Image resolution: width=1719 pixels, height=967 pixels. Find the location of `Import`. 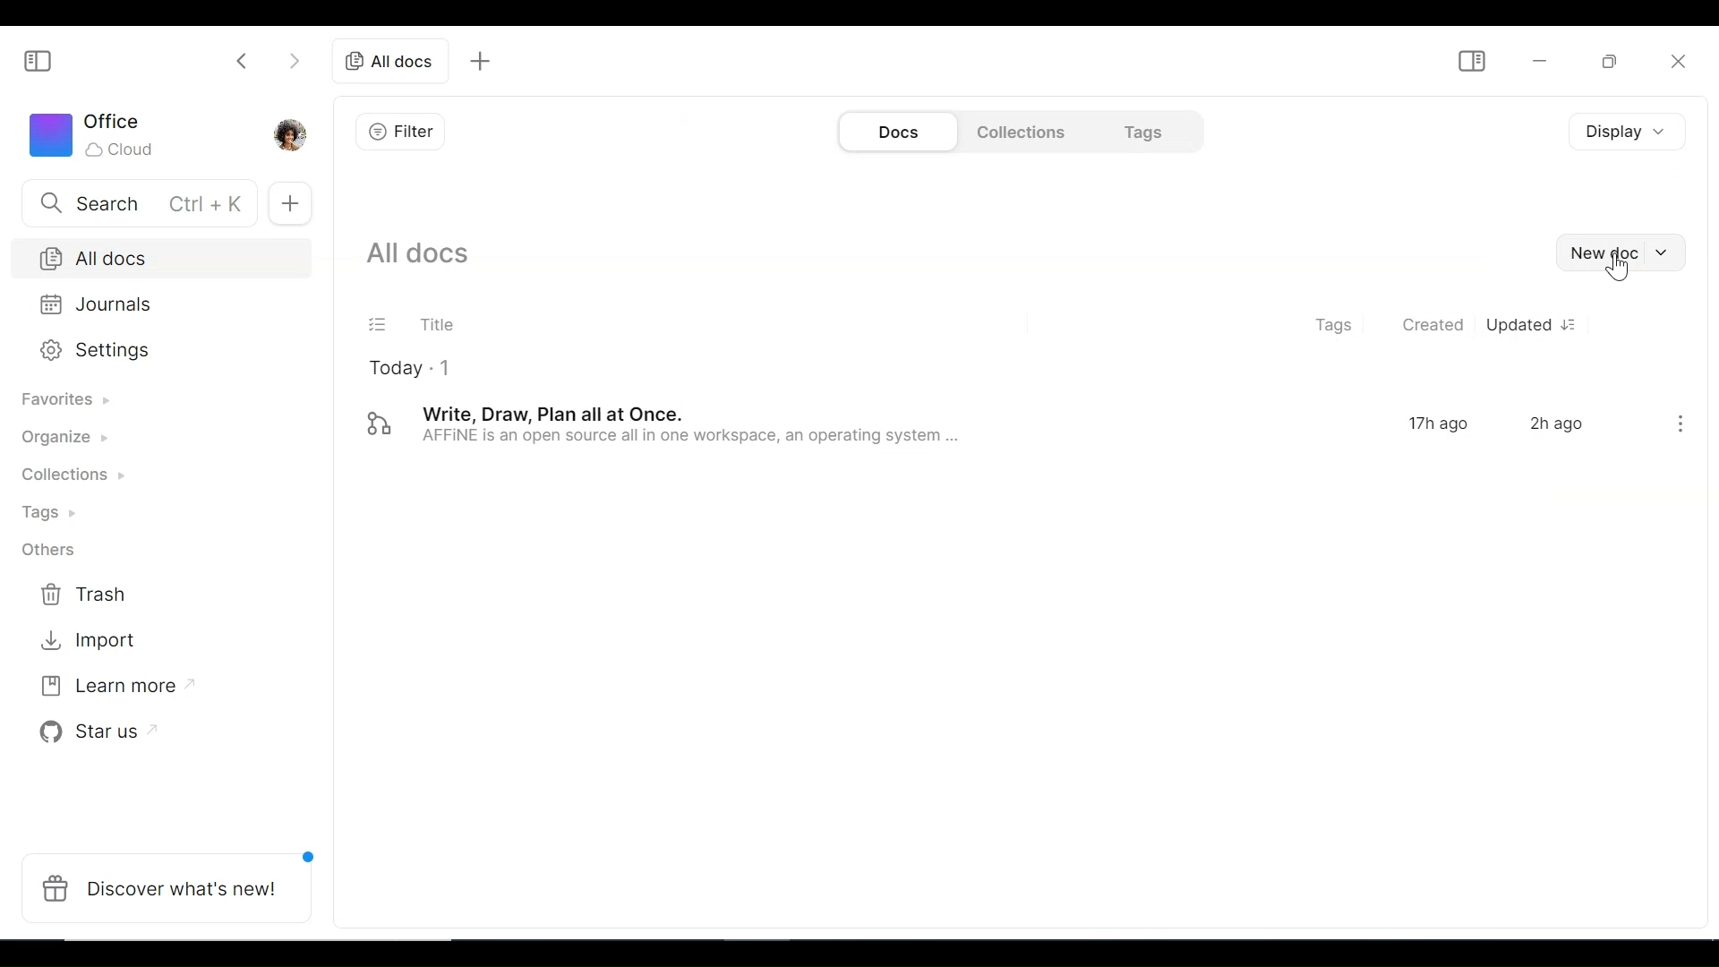

Import is located at coordinates (85, 642).